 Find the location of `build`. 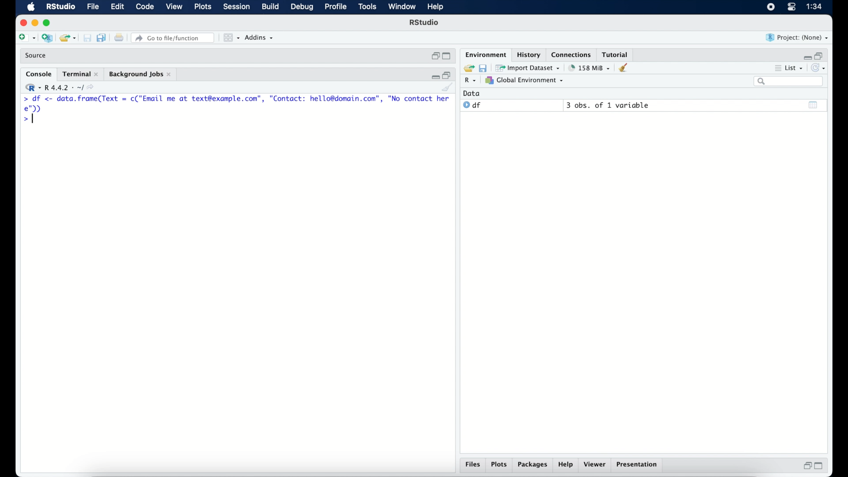

build is located at coordinates (271, 7).